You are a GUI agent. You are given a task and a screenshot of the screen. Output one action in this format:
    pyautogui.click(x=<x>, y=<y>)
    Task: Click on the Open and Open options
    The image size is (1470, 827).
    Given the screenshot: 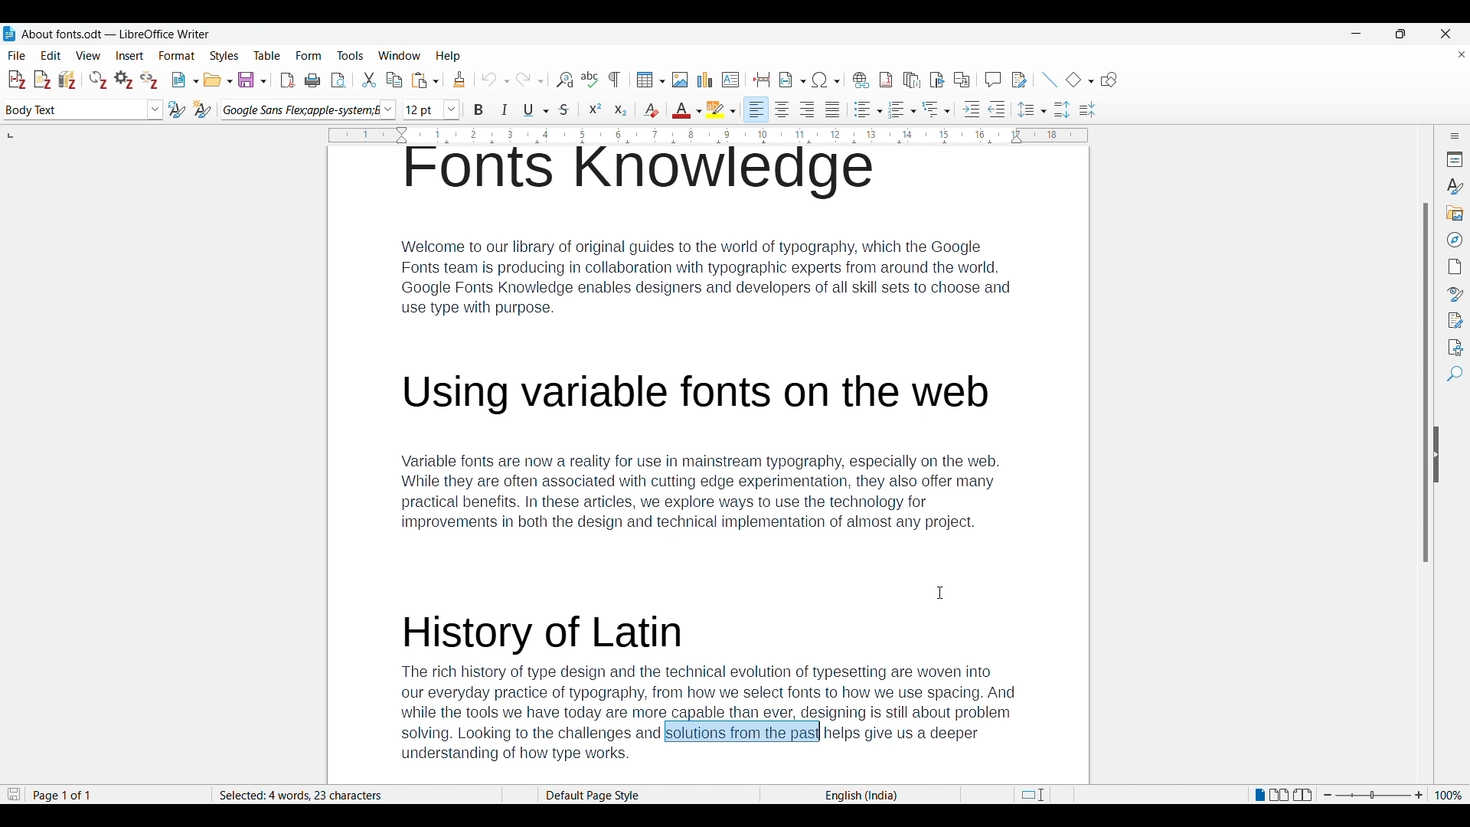 What is the action you would take?
    pyautogui.click(x=218, y=80)
    